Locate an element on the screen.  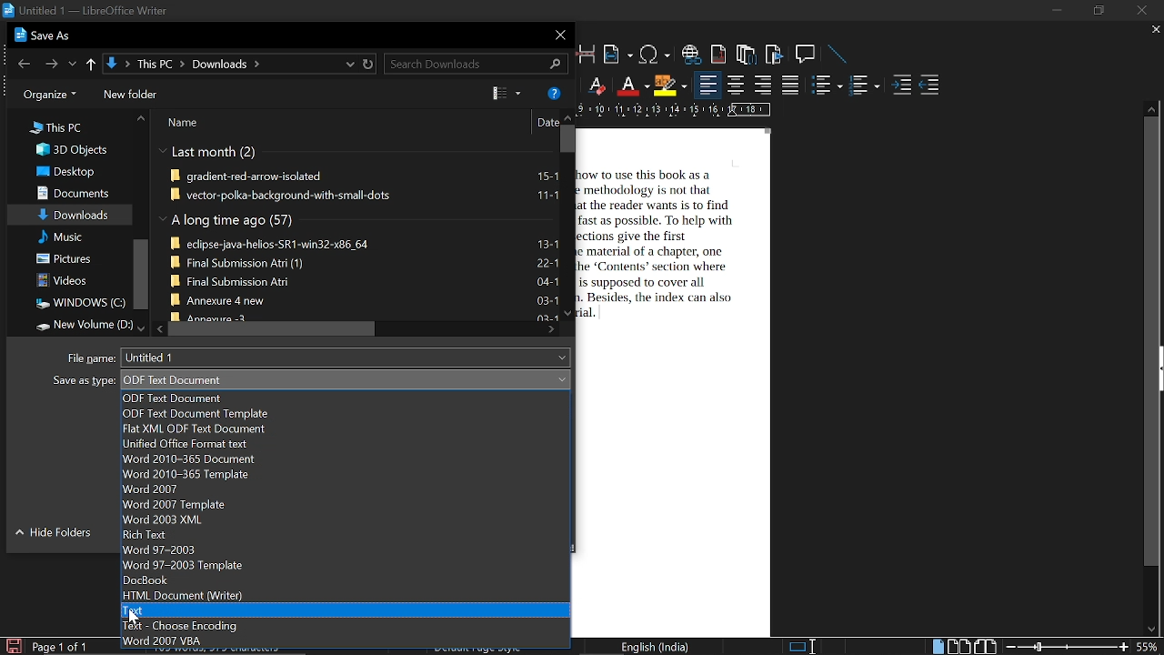
A long time ago (57) is located at coordinates (229, 221).